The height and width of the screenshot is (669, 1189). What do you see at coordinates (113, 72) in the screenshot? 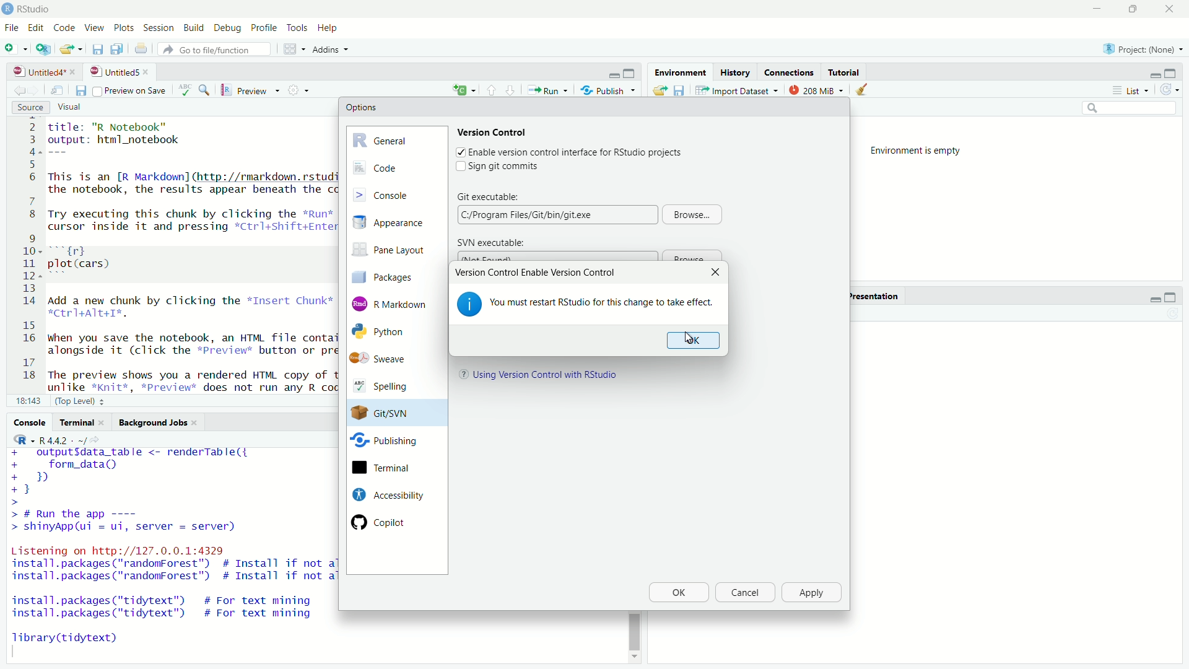
I see `Untitled5` at bounding box center [113, 72].